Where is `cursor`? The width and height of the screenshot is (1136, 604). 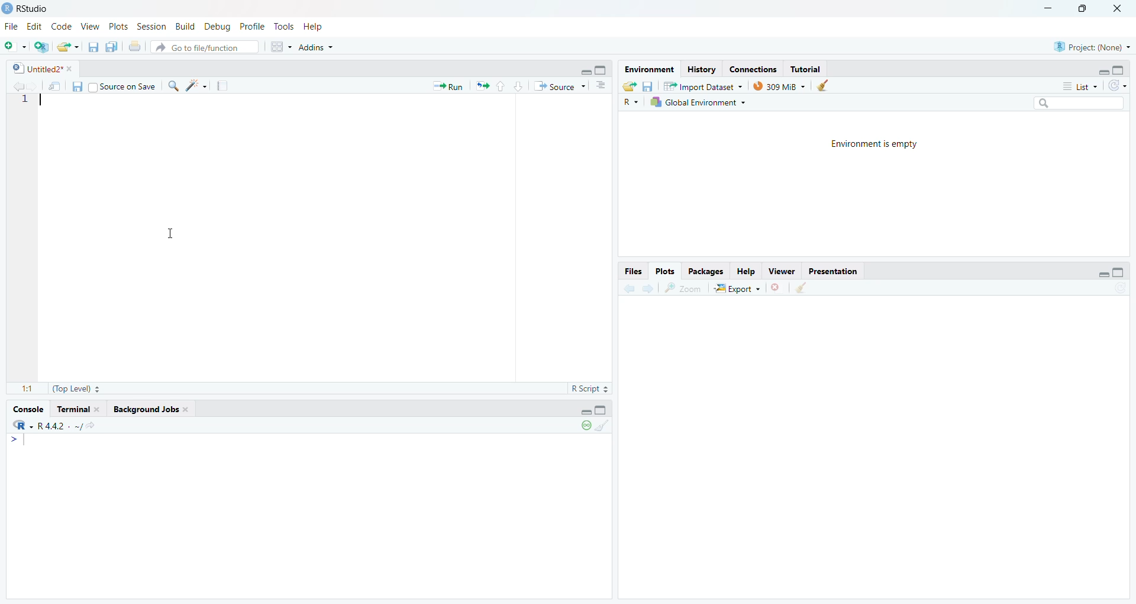
cursor is located at coordinates (172, 236).